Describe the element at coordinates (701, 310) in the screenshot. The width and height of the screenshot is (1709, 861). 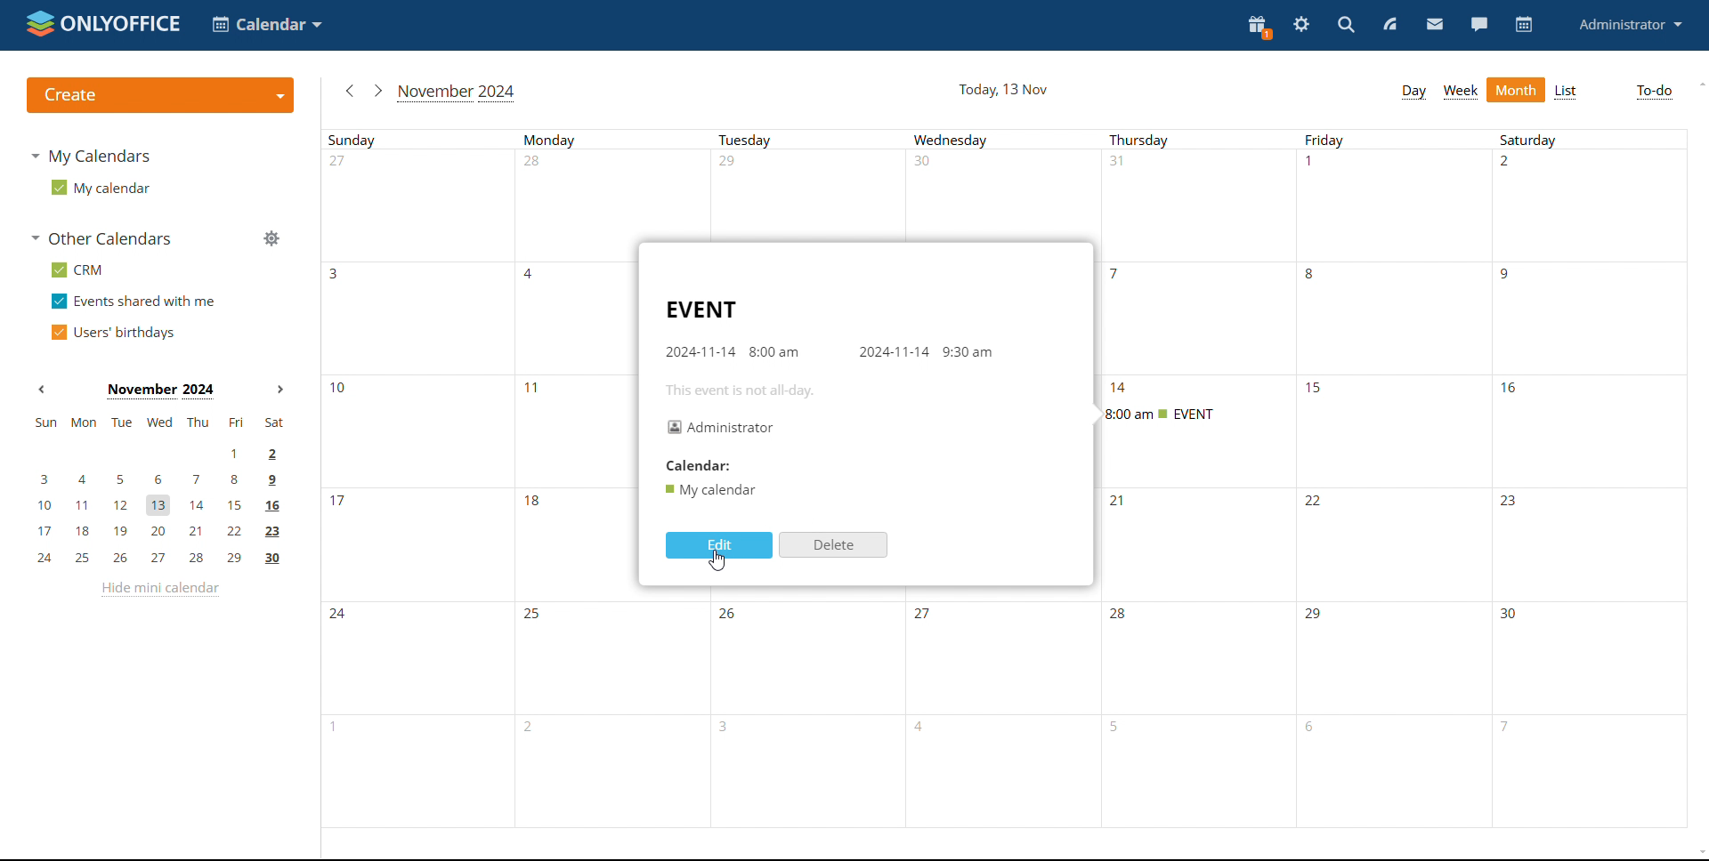
I see `event namr` at that location.